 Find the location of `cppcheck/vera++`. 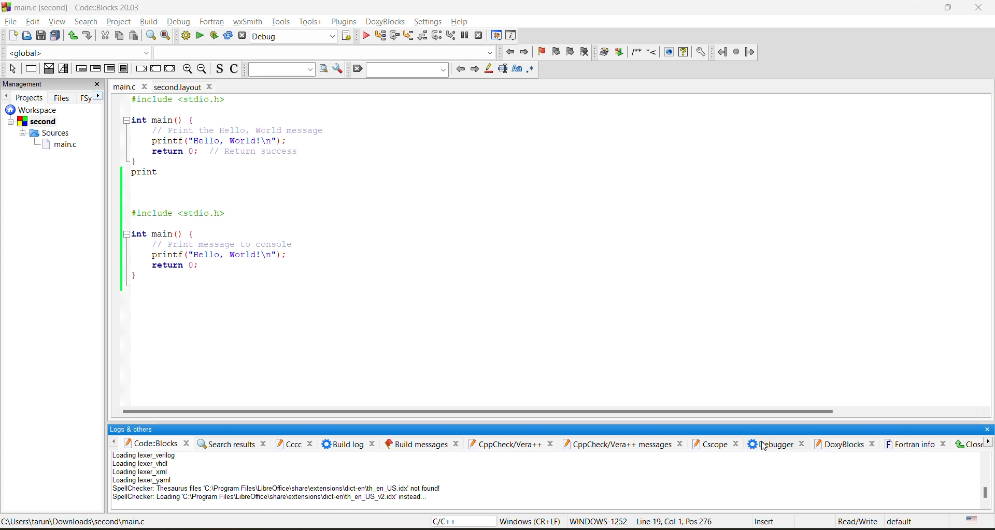

cppcheck/vera++ is located at coordinates (516, 443).